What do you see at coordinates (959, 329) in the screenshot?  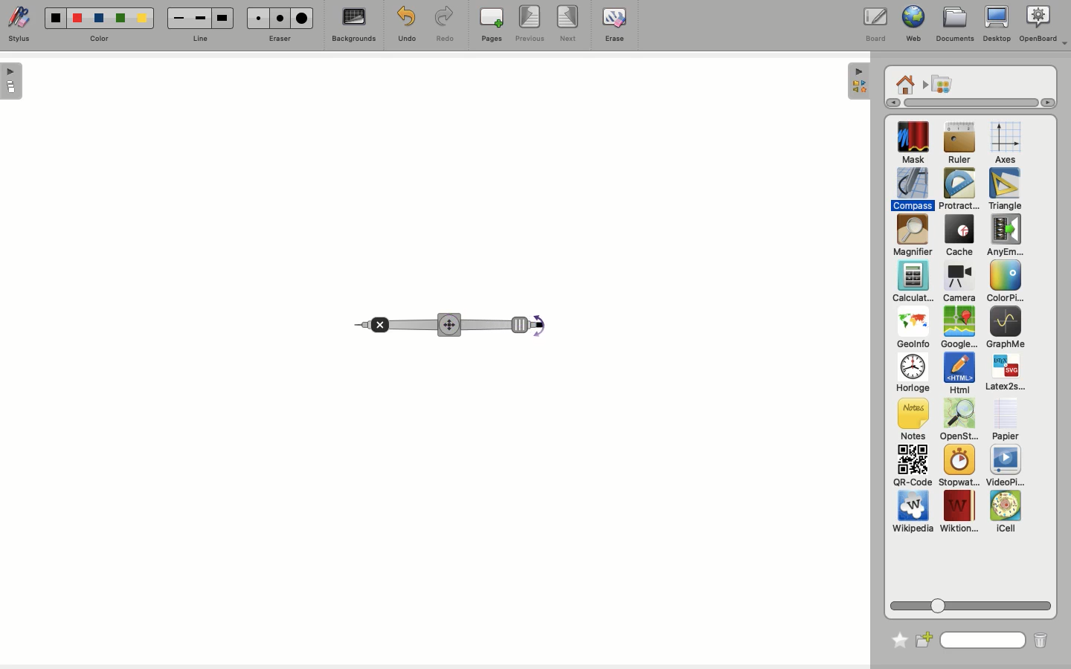 I see `GoogleMap` at bounding box center [959, 329].